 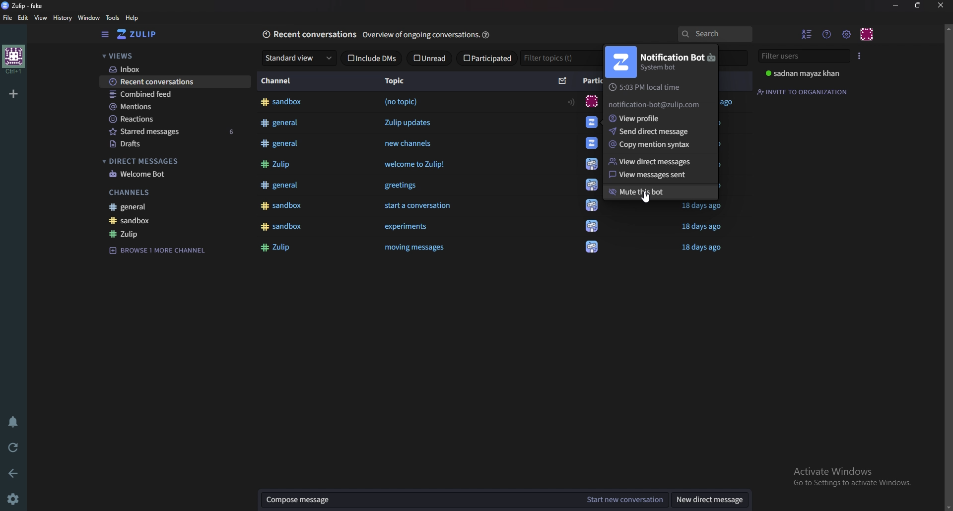 What do you see at coordinates (678, 63) in the screenshot?
I see `Notification bot` at bounding box center [678, 63].